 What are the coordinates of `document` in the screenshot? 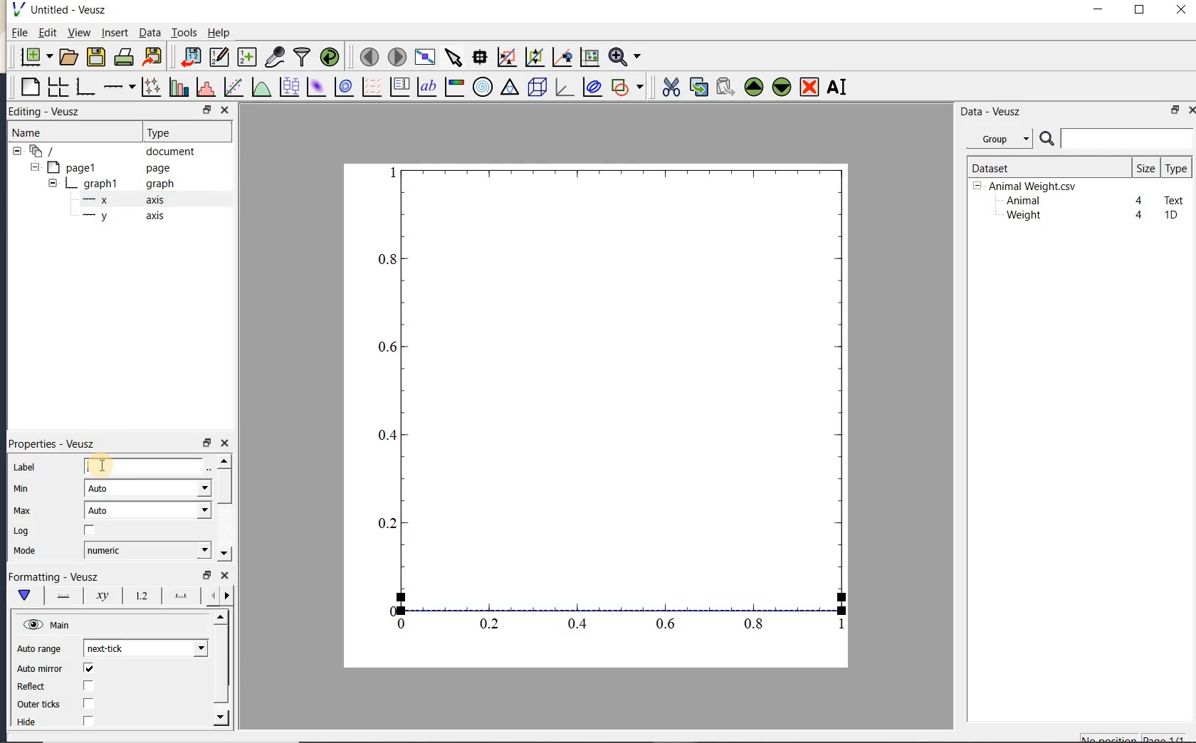 It's located at (108, 152).